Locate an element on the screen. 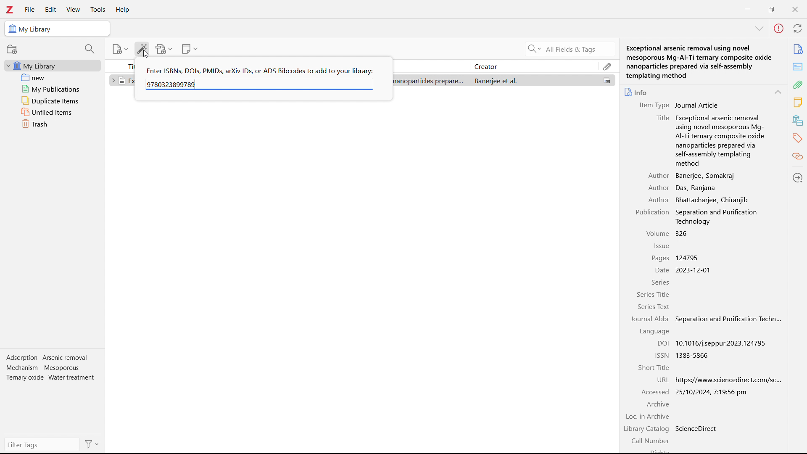 This screenshot has width=807, height=454. More is located at coordinates (759, 29).